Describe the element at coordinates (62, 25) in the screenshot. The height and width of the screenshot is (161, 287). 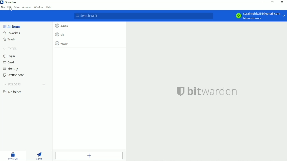
I see `aasss` at that location.